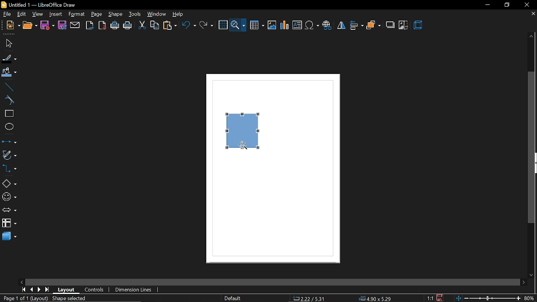  What do you see at coordinates (90, 26) in the screenshot?
I see `export ` at bounding box center [90, 26].